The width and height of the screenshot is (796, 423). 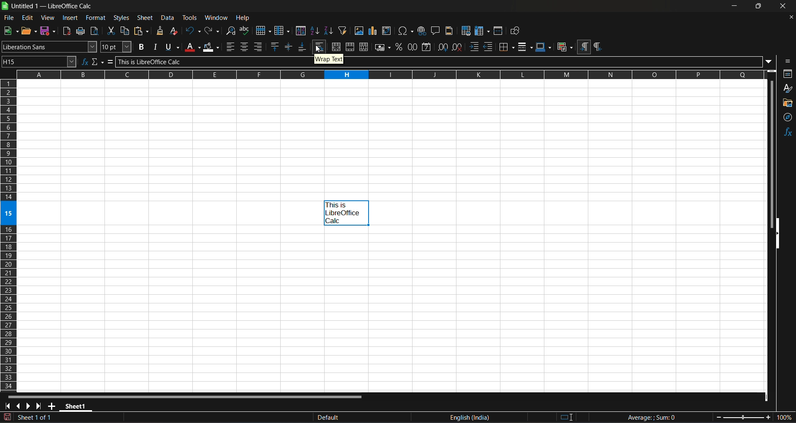 What do you see at coordinates (525, 47) in the screenshot?
I see `border styles` at bounding box center [525, 47].